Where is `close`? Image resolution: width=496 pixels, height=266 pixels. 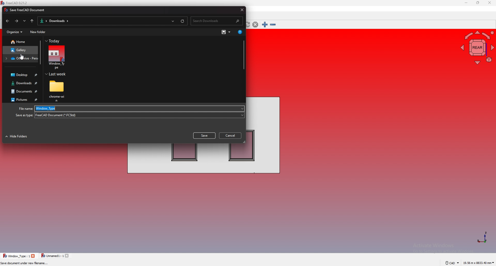
close is located at coordinates (241, 10).